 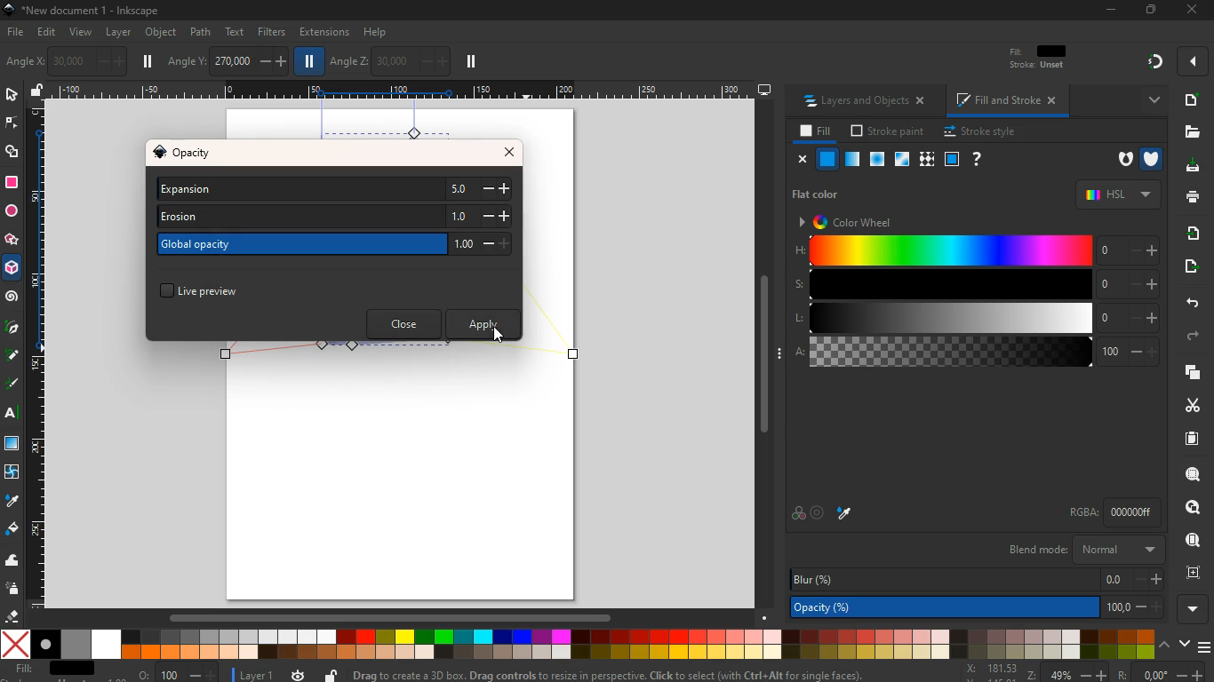 What do you see at coordinates (331, 673) in the screenshot?
I see `unlock` at bounding box center [331, 673].